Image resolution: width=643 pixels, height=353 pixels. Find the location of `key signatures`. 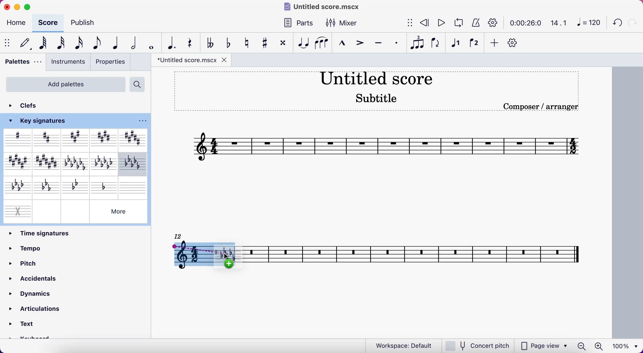

key signatures is located at coordinates (206, 254).